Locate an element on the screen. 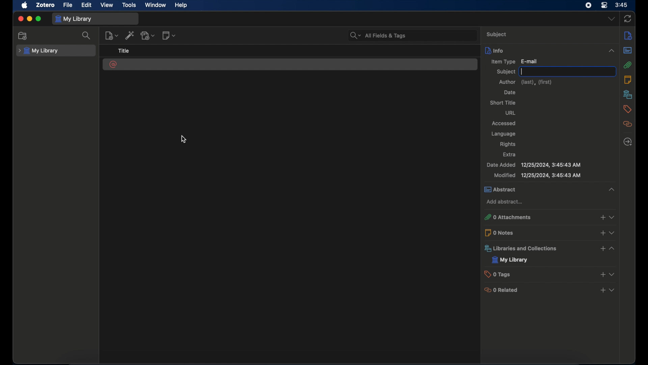 The height and width of the screenshot is (365, 648). zotero is located at coordinates (45, 5).